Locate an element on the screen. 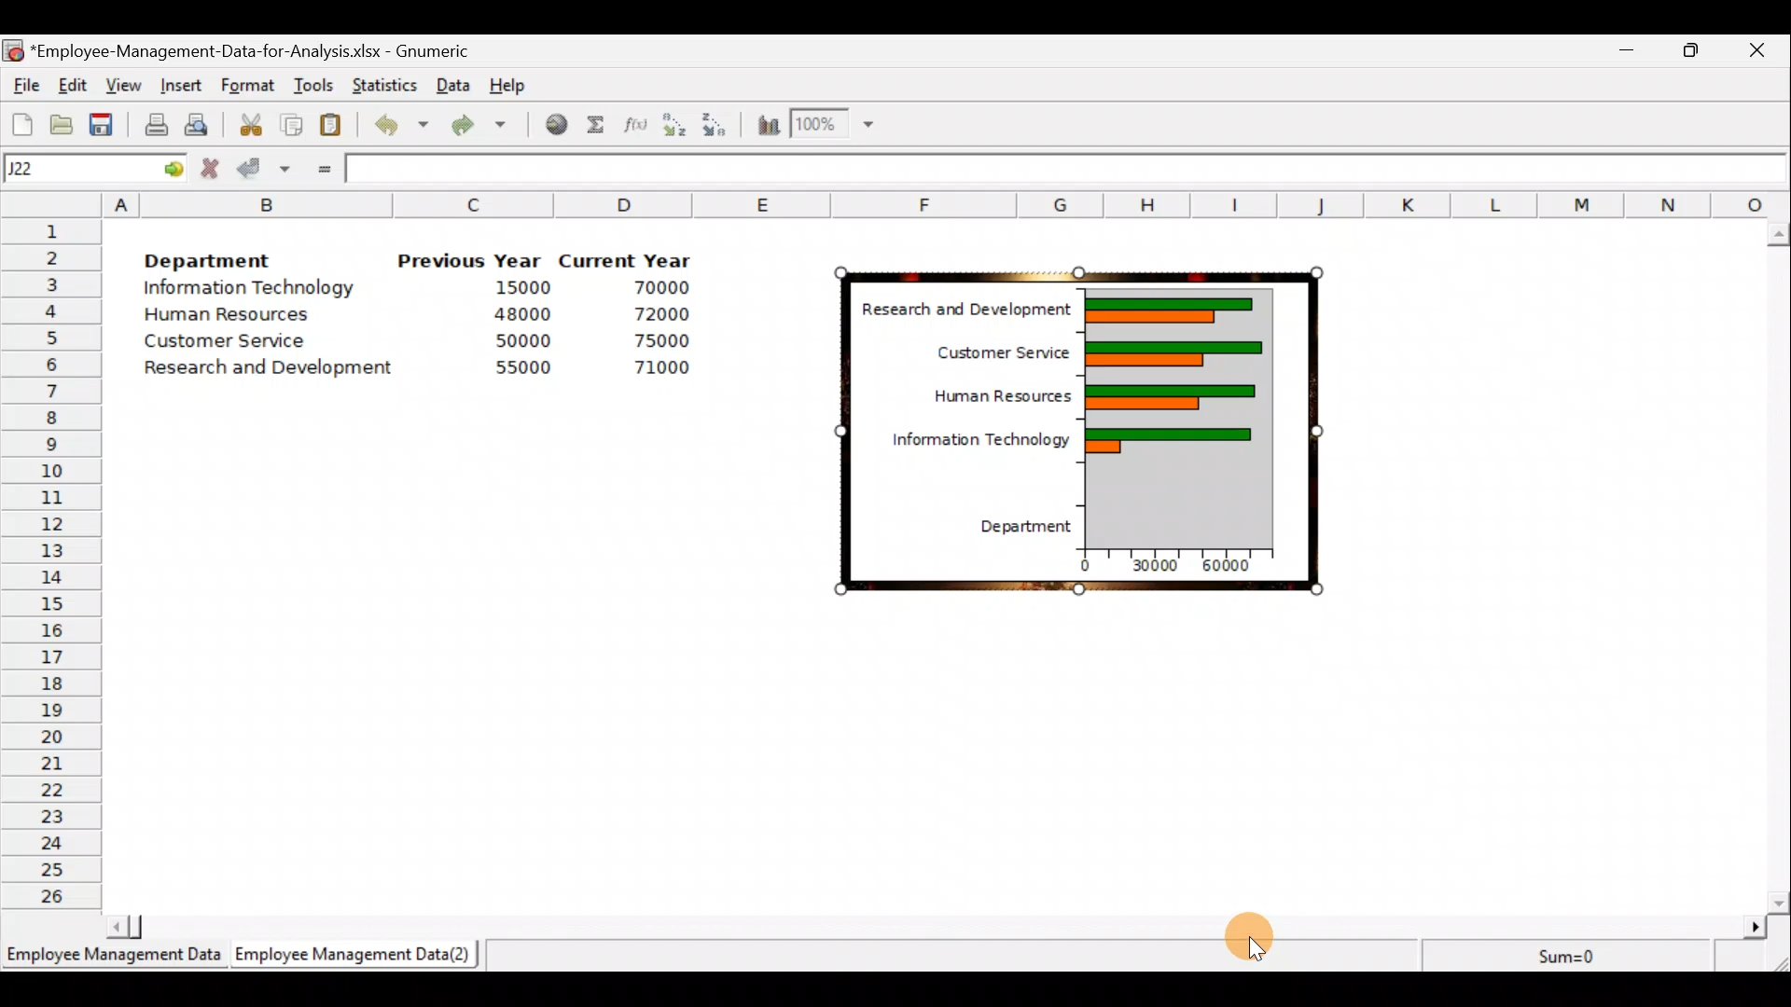  Cells is located at coordinates (942, 753).